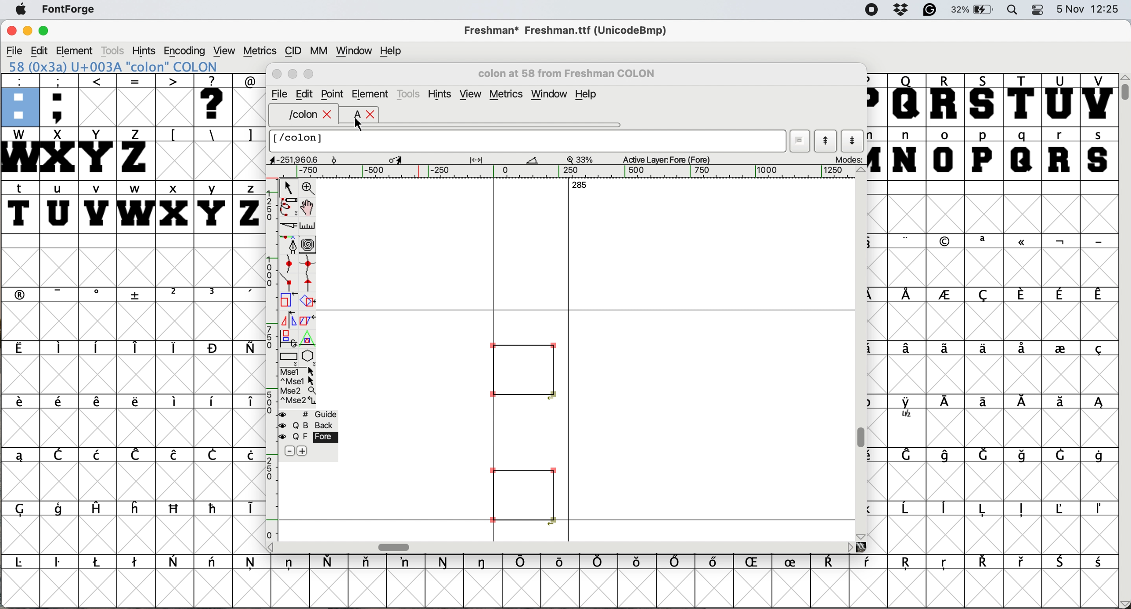 The height and width of the screenshot is (609, 1131). Describe the element at coordinates (13, 50) in the screenshot. I see `file` at that location.